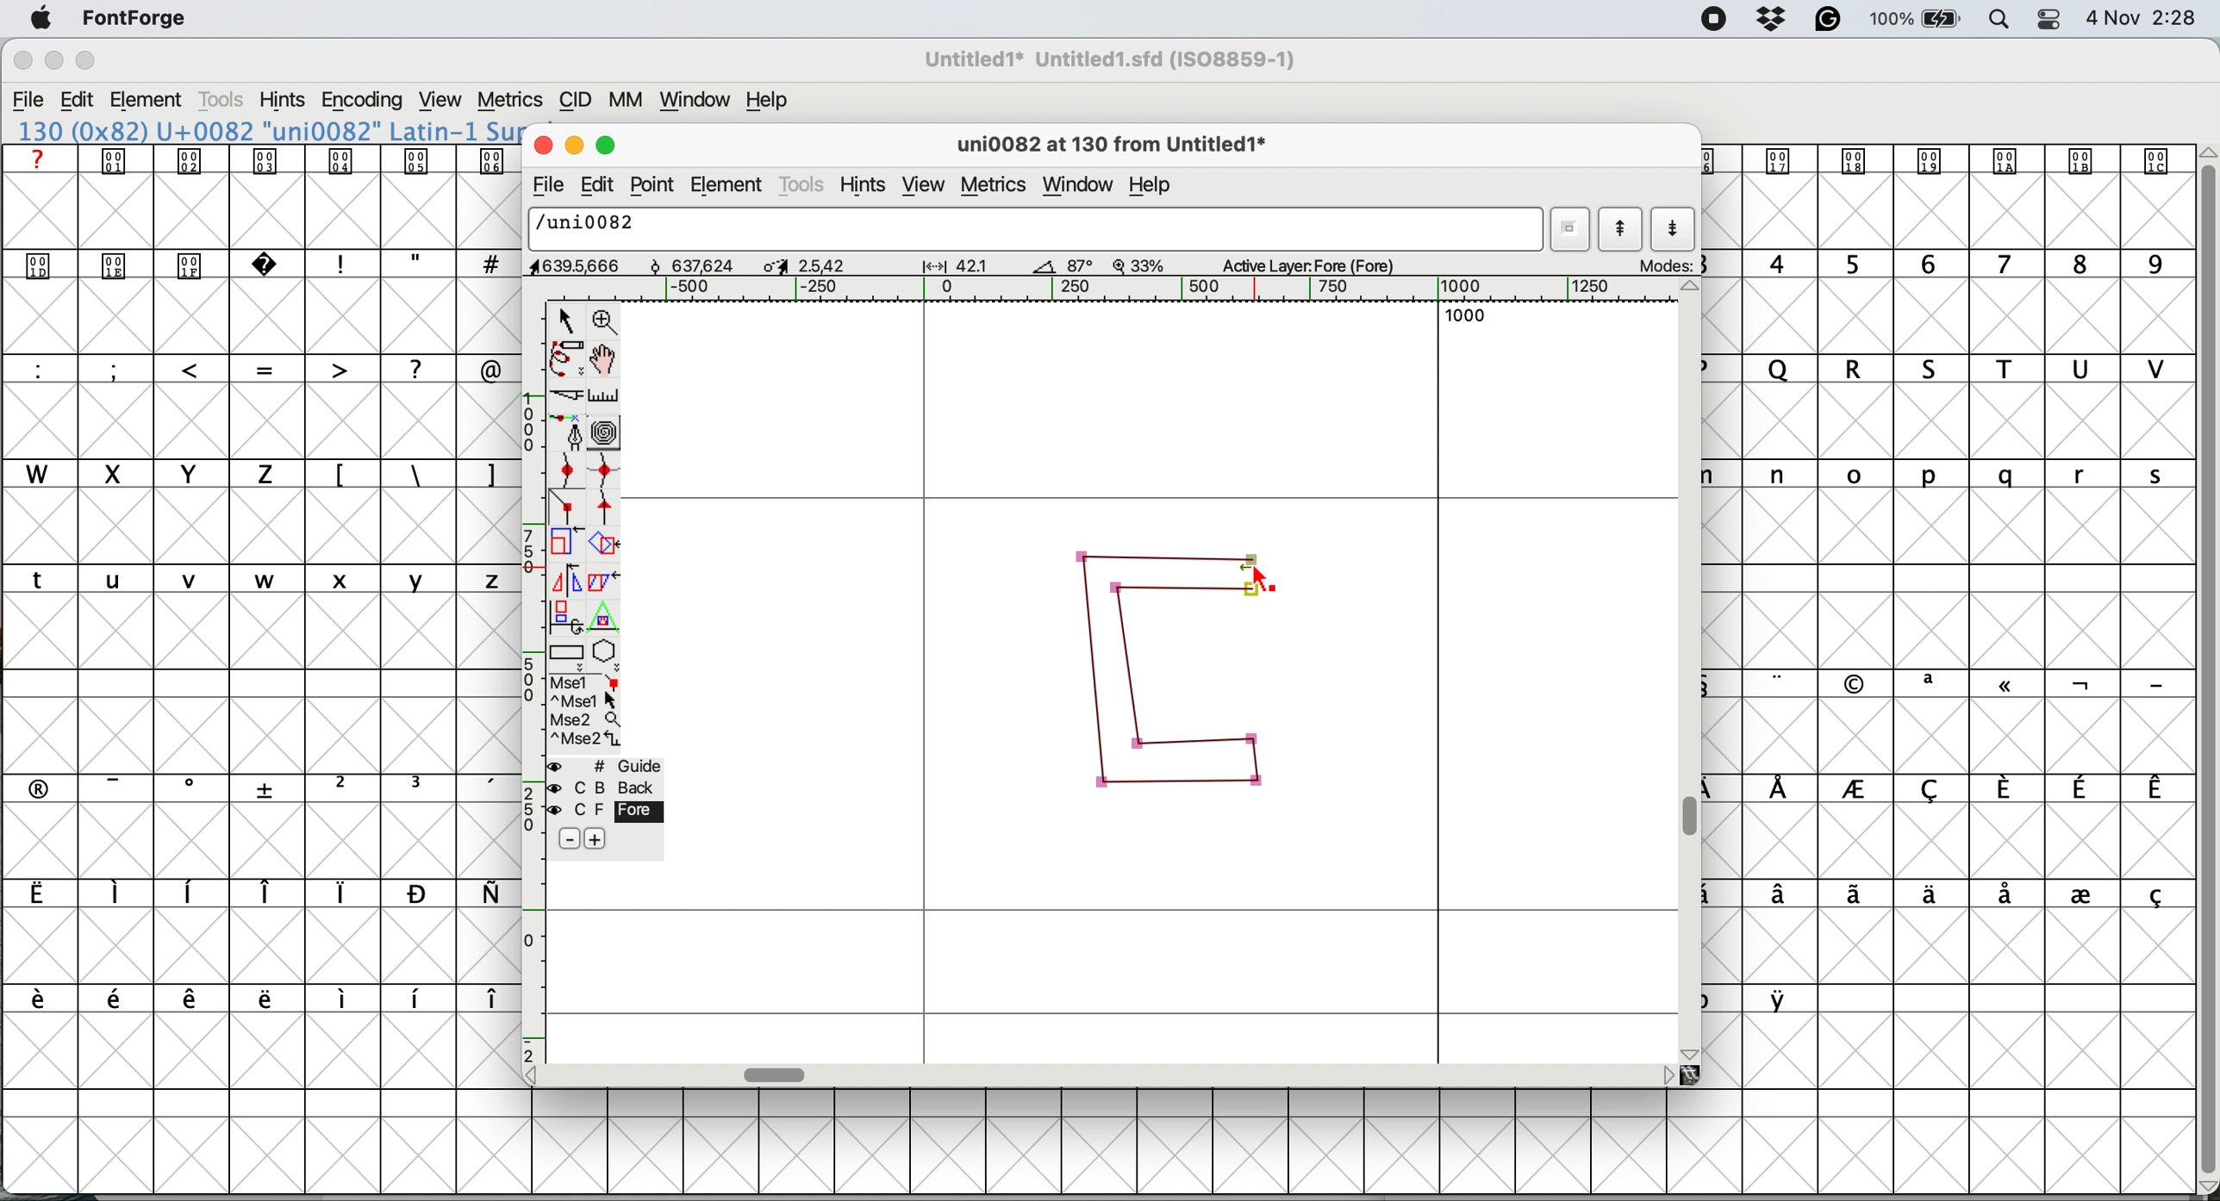 This screenshot has width=2220, height=1201. I want to click on remove, so click(571, 840).